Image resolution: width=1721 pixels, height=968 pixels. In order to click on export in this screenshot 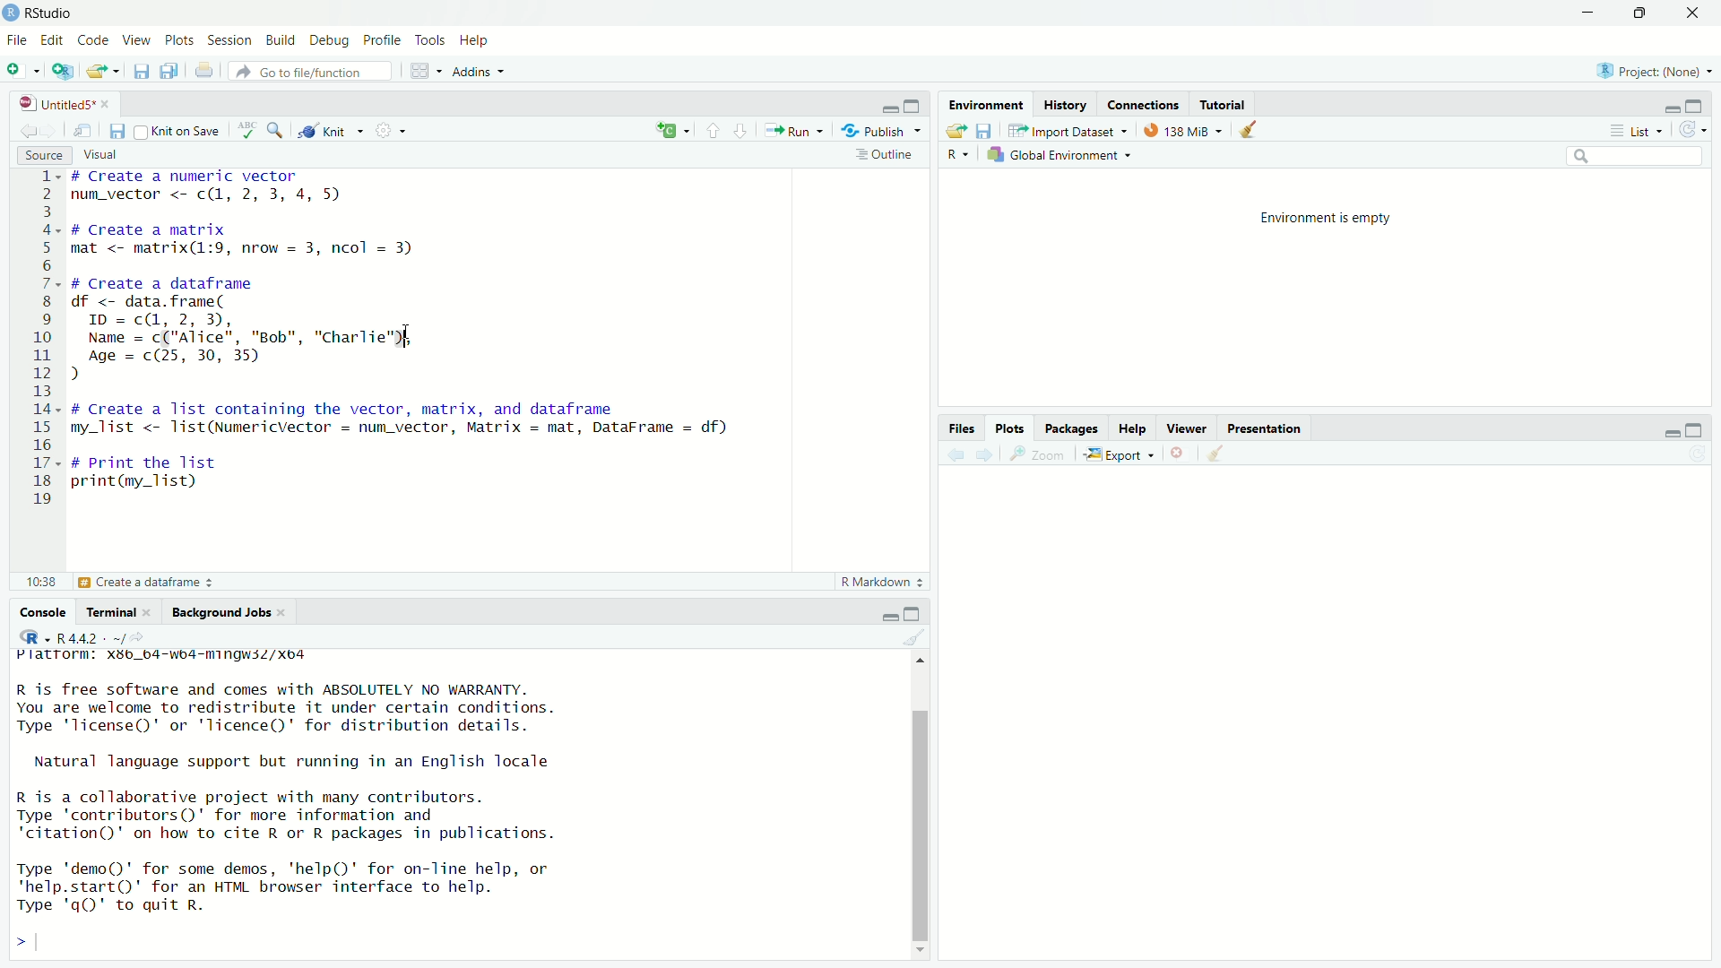, I will do `click(953, 132)`.